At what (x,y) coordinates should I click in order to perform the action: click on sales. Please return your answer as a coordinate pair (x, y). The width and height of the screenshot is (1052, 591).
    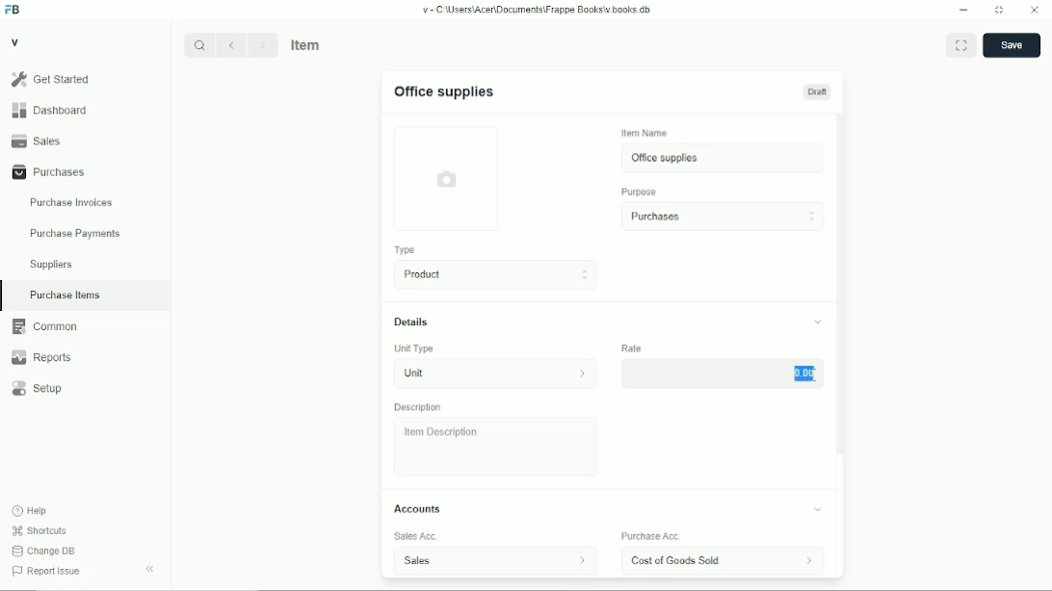
    Looking at the image, I should click on (463, 561).